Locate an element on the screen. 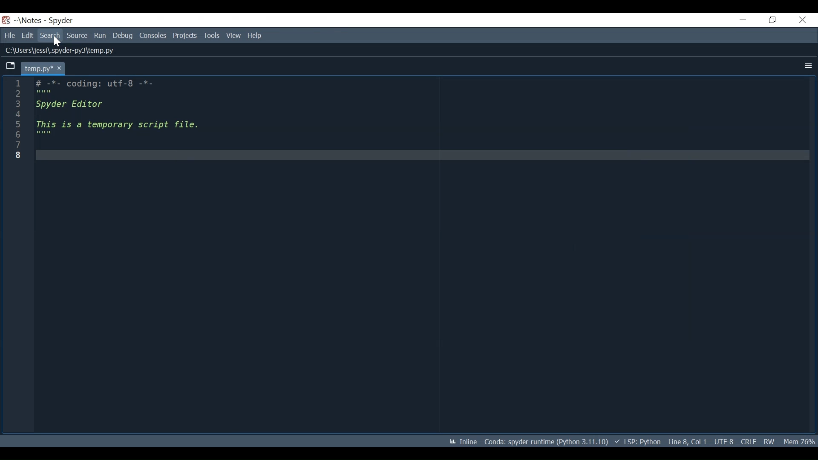 The image size is (818, 460). Spyder is located at coordinates (57, 21).